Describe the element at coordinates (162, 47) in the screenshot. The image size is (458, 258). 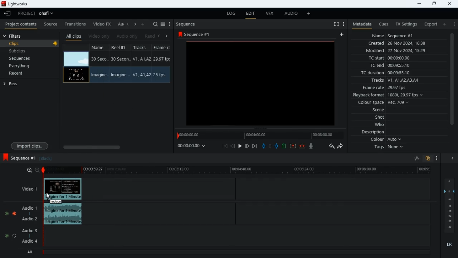
I see `fps` at that location.